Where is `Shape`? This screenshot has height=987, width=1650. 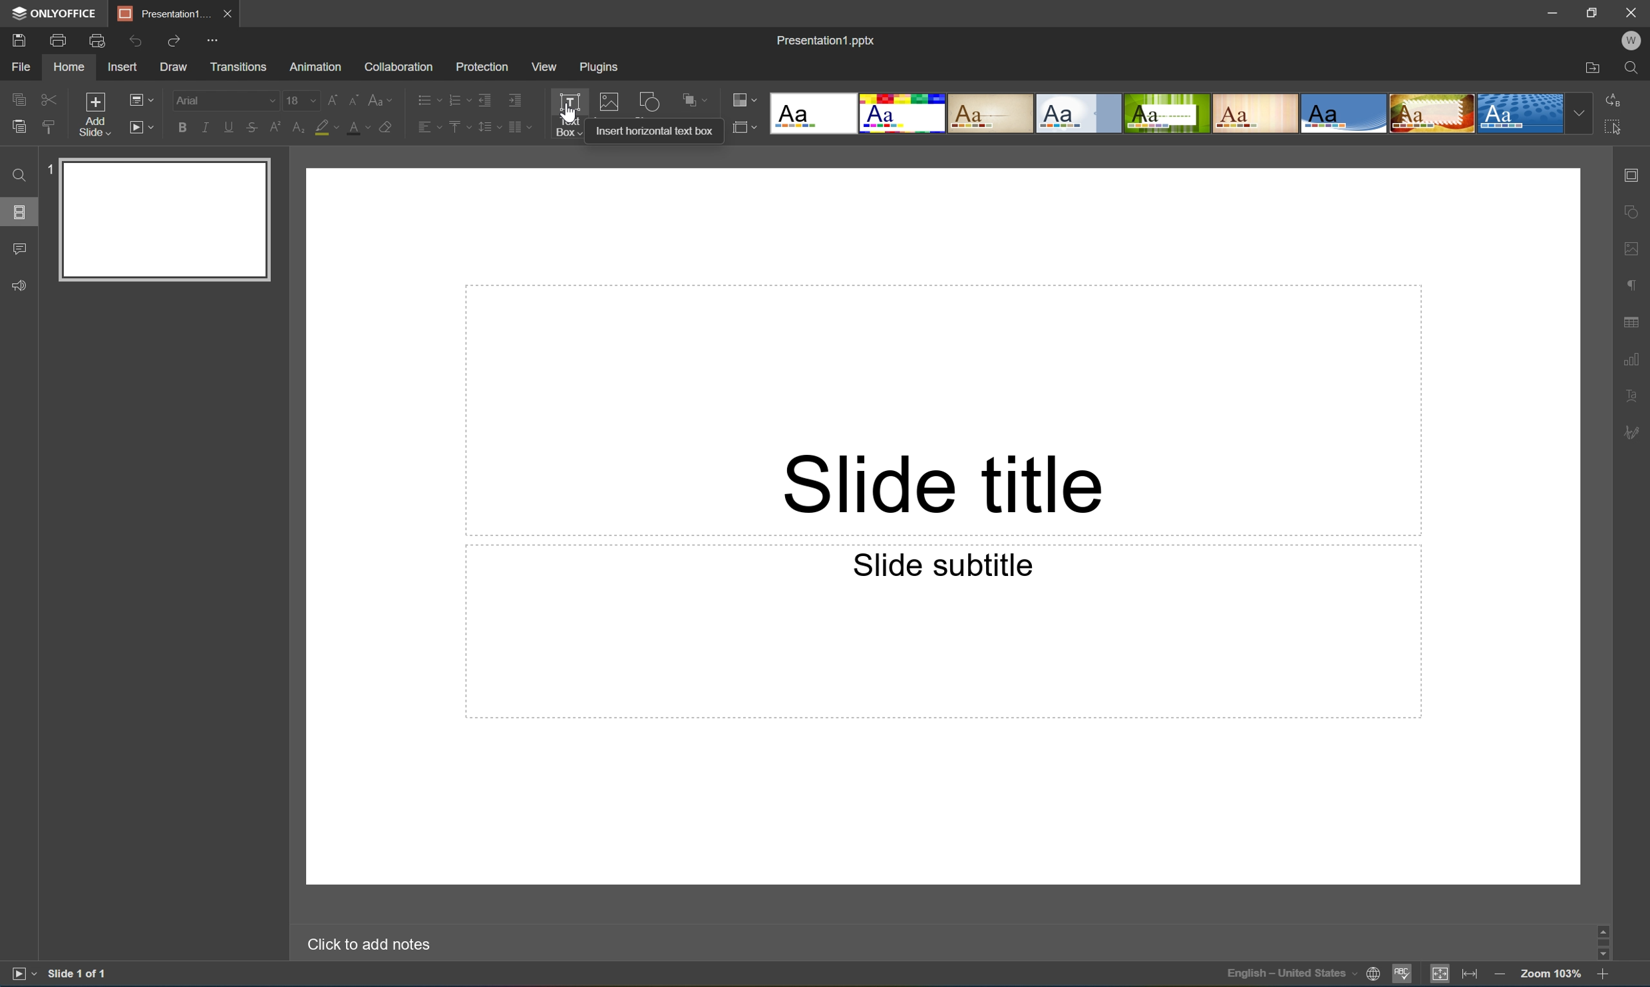
Shape is located at coordinates (650, 102).